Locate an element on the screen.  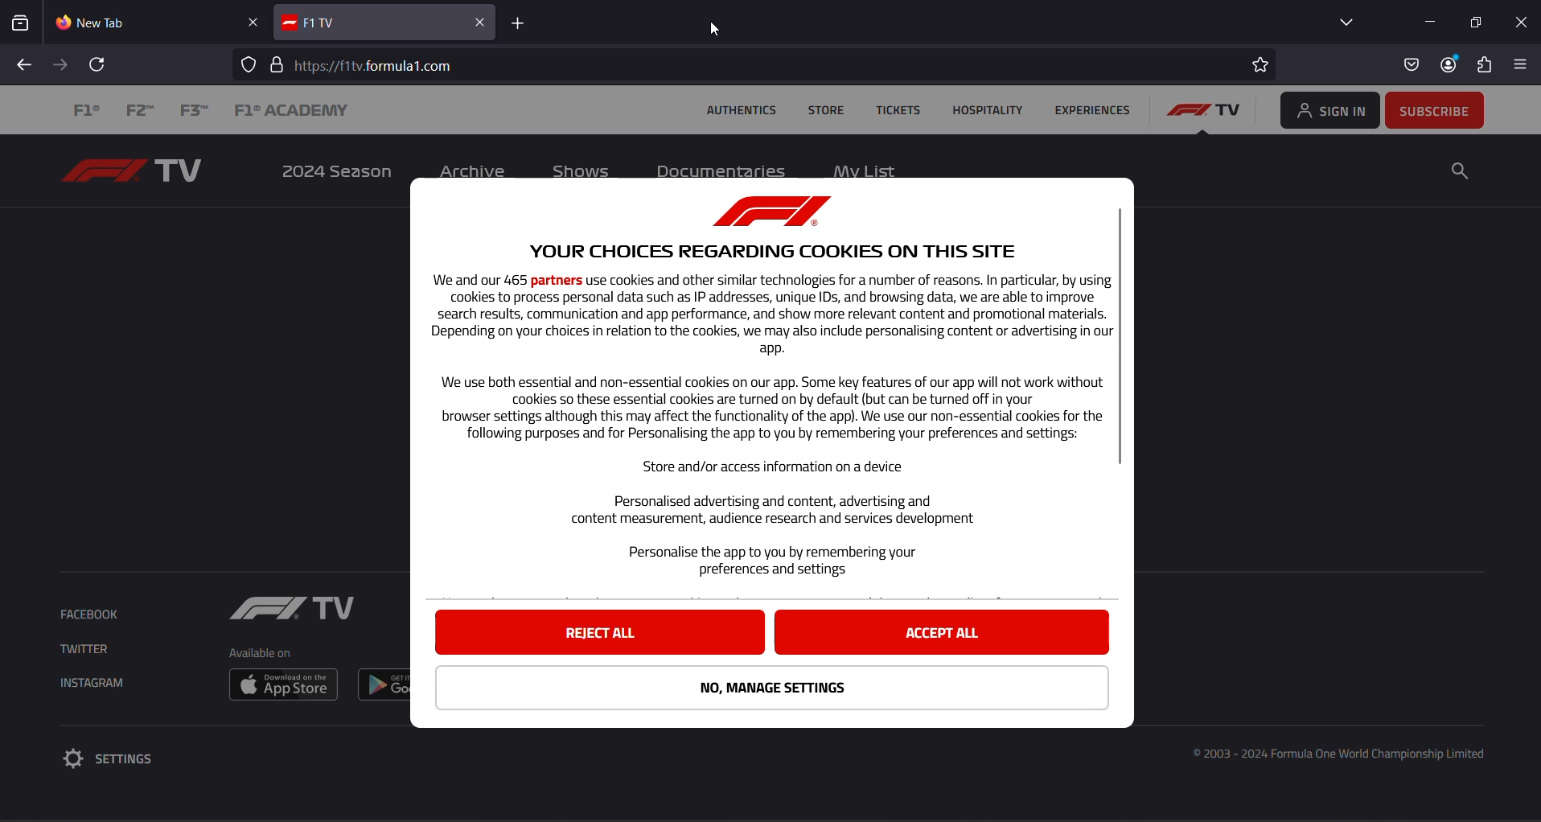
new tab is located at coordinates (142, 23).